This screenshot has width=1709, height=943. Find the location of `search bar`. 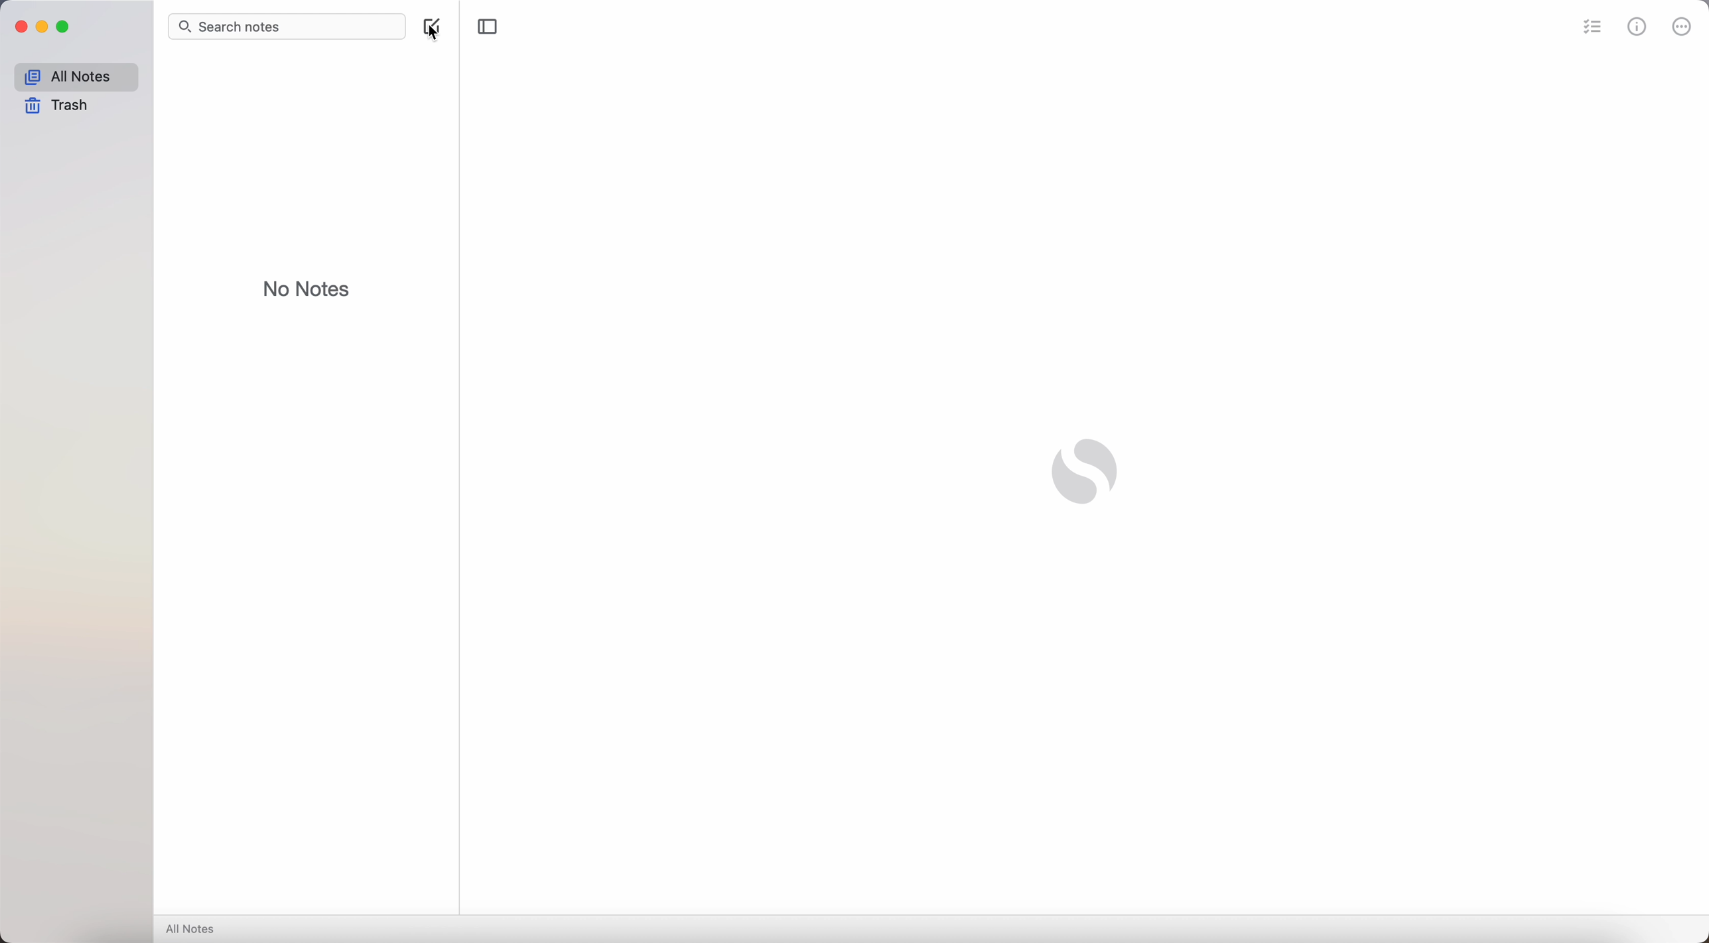

search bar is located at coordinates (285, 26).